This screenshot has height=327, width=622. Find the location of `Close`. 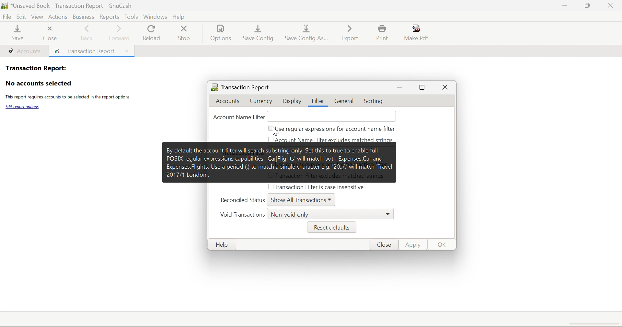

Close is located at coordinates (611, 6).